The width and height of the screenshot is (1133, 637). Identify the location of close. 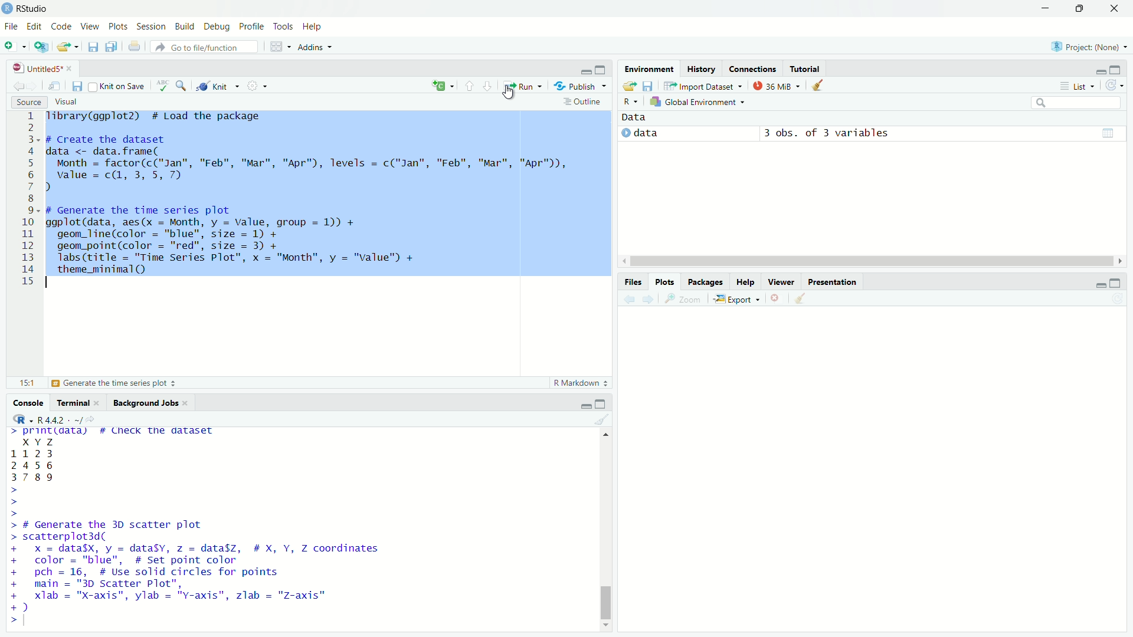
(100, 403).